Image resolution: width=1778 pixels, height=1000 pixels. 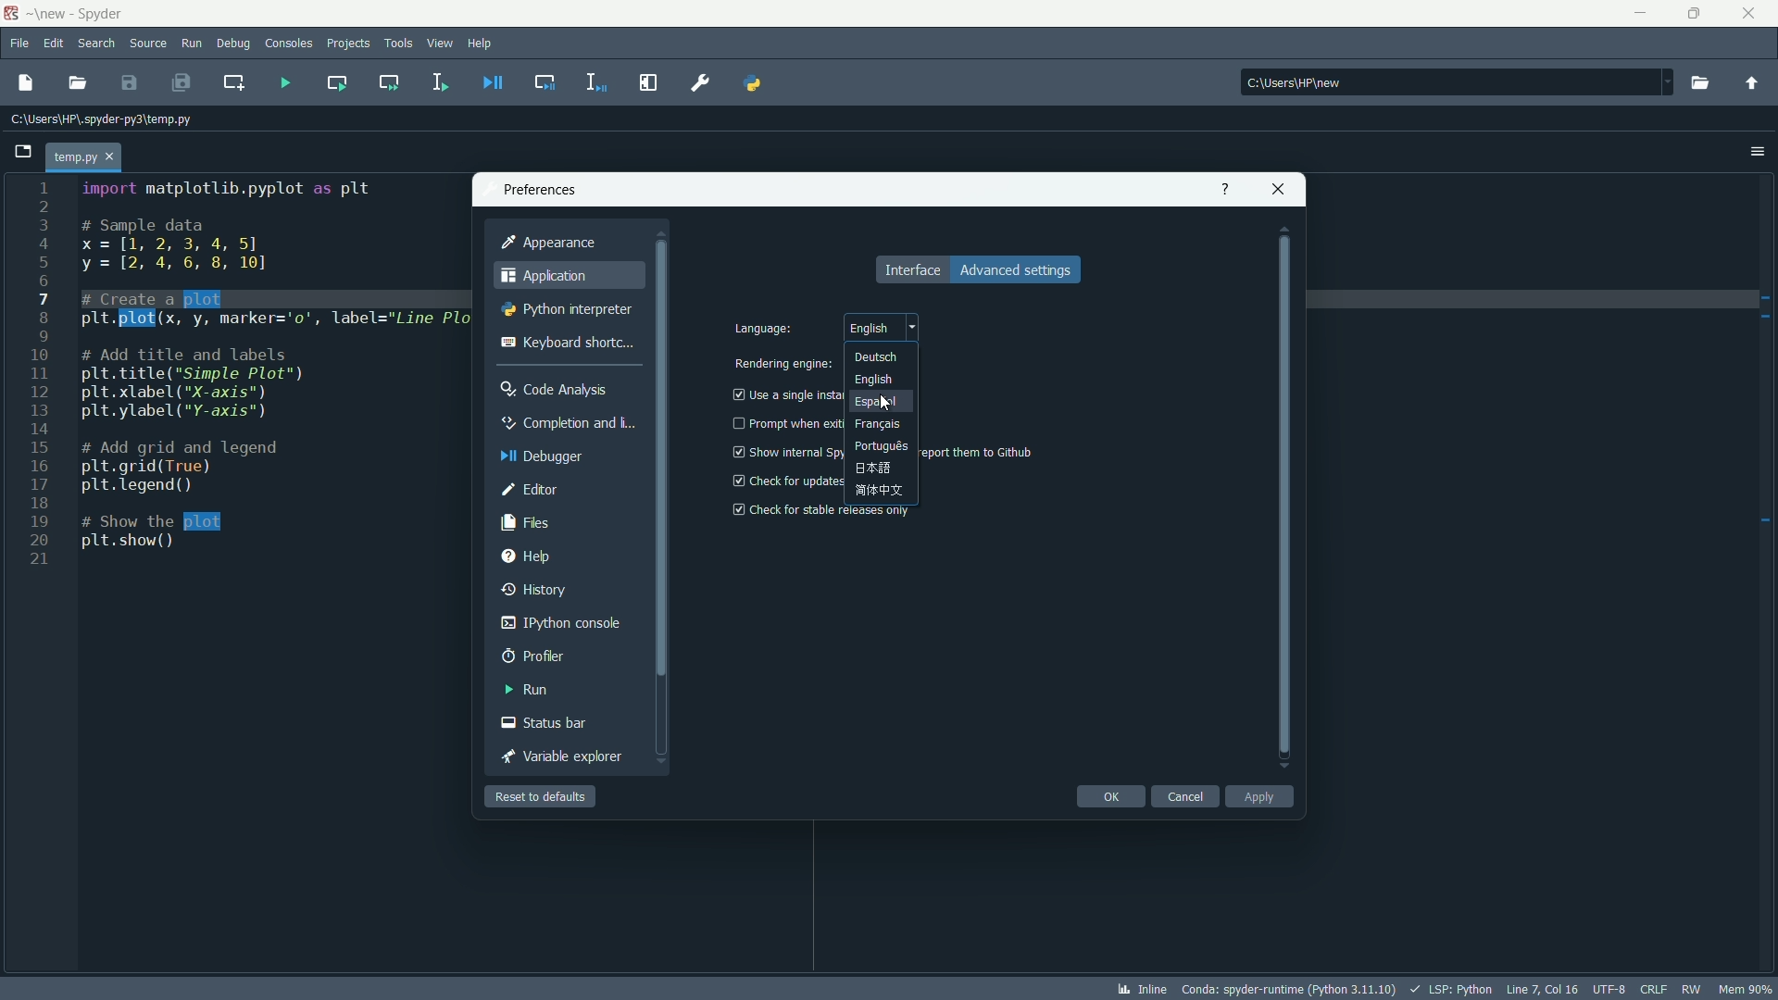 What do you see at coordinates (525, 523) in the screenshot?
I see `files` at bounding box center [525, 523].